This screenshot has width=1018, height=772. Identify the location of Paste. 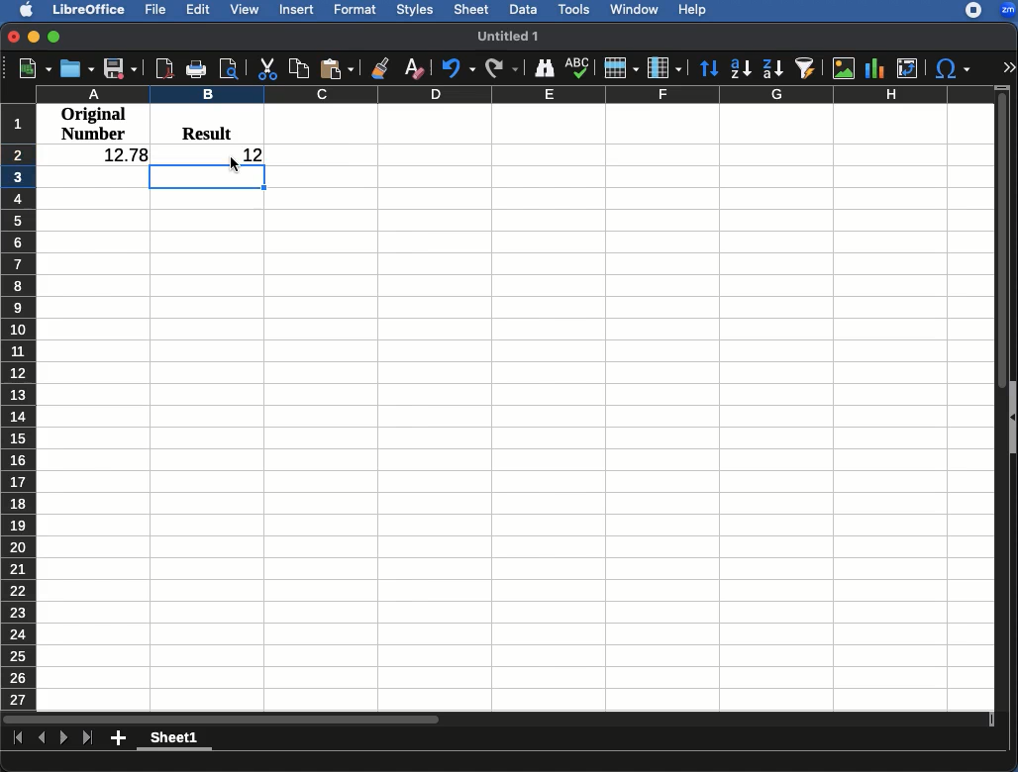
(338, 65).